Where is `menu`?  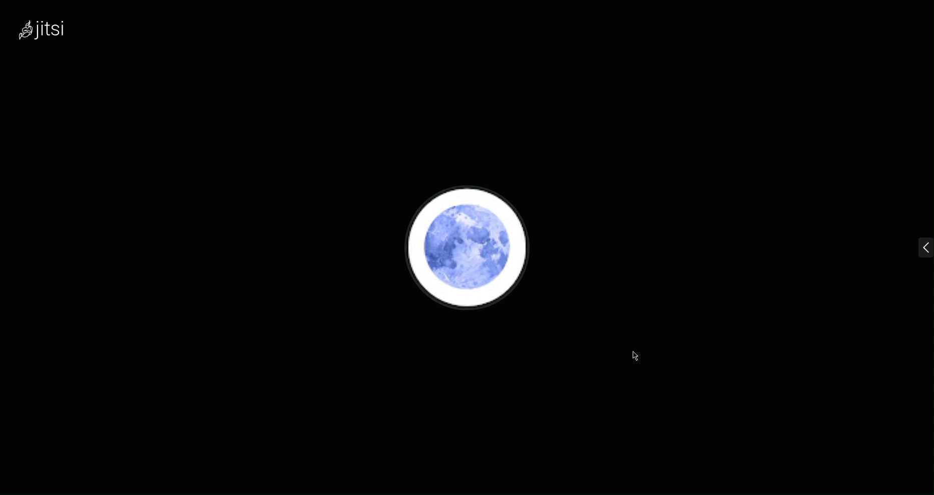 menu is located at coordinates (909, 244).